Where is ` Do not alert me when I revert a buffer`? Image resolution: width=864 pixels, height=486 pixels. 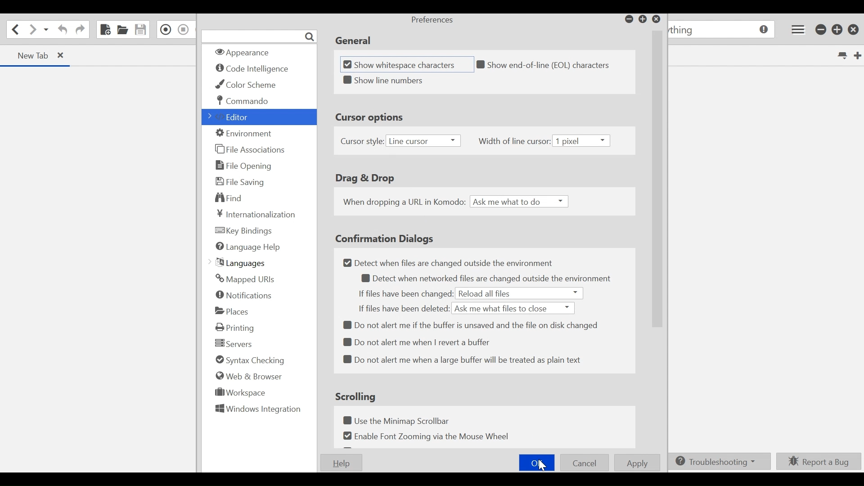  Do not alert me when I revert a buffer is located at coordinates (423, 343).